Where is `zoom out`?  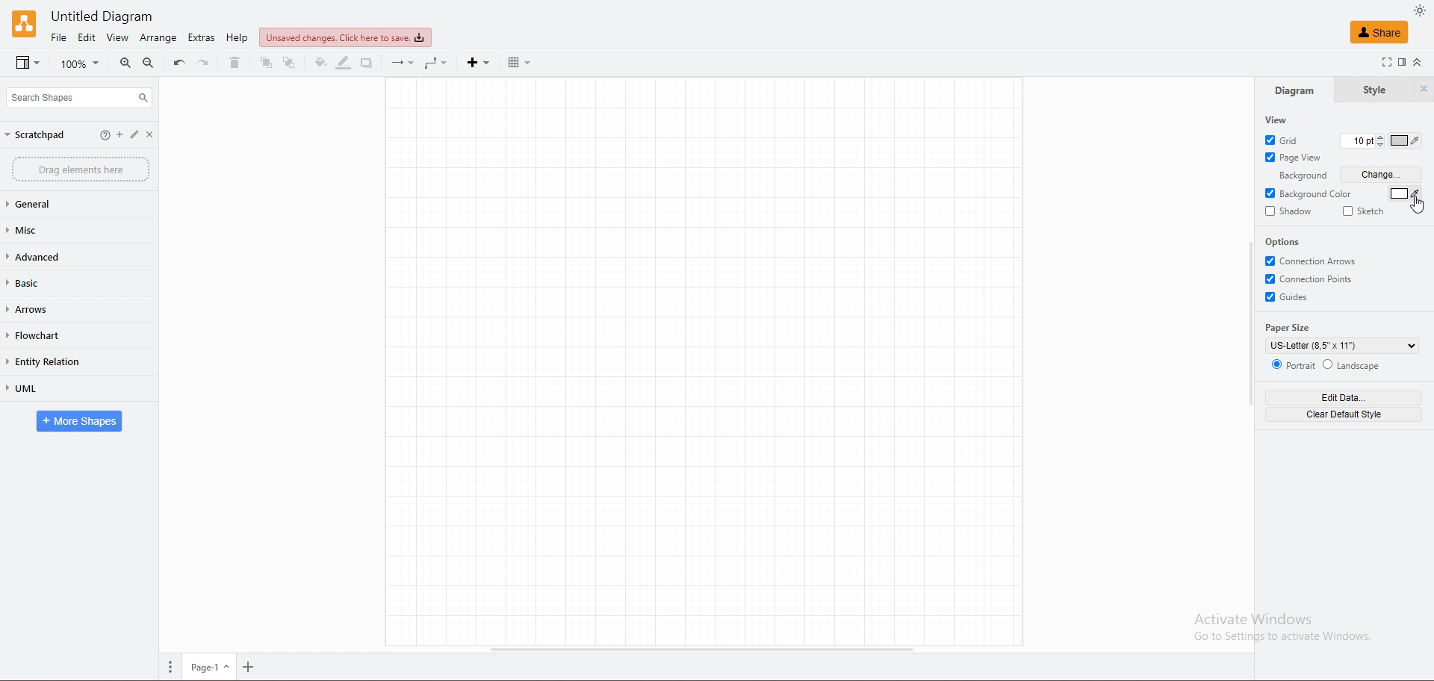
zoom out is located at coordinates (149, 63).